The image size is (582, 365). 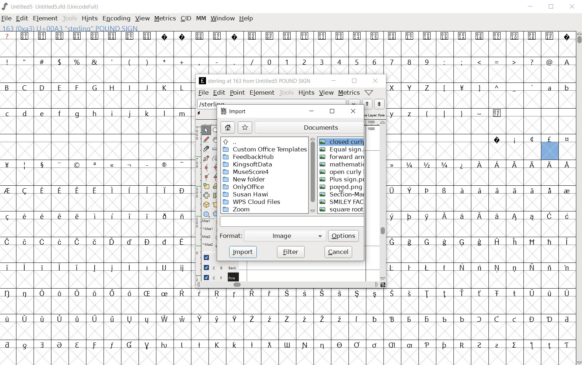 What do you see at coordinates (341, 141) in the screenshot?
I see `closed curl` at bounding box center [341, 141].